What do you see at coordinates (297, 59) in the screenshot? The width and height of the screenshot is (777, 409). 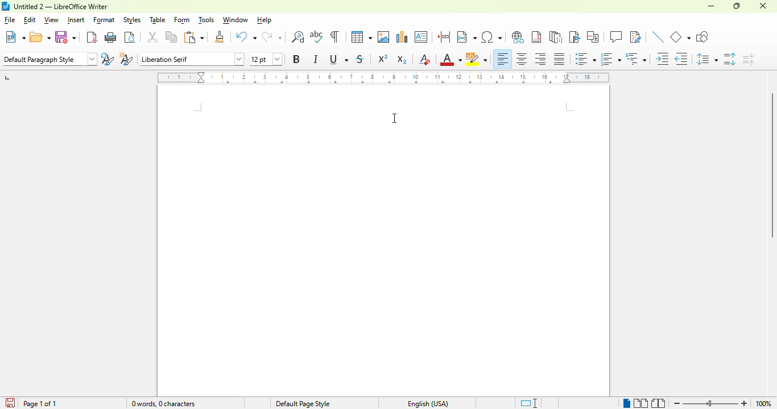 I see `bold` at bounding box center [297, 59].